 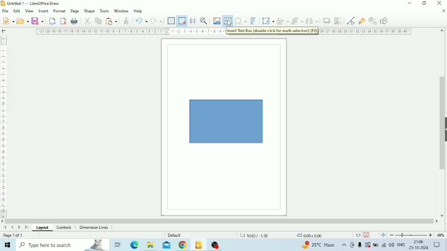 I want to click on Toggle Extrusion, so click(x=372, y=21).